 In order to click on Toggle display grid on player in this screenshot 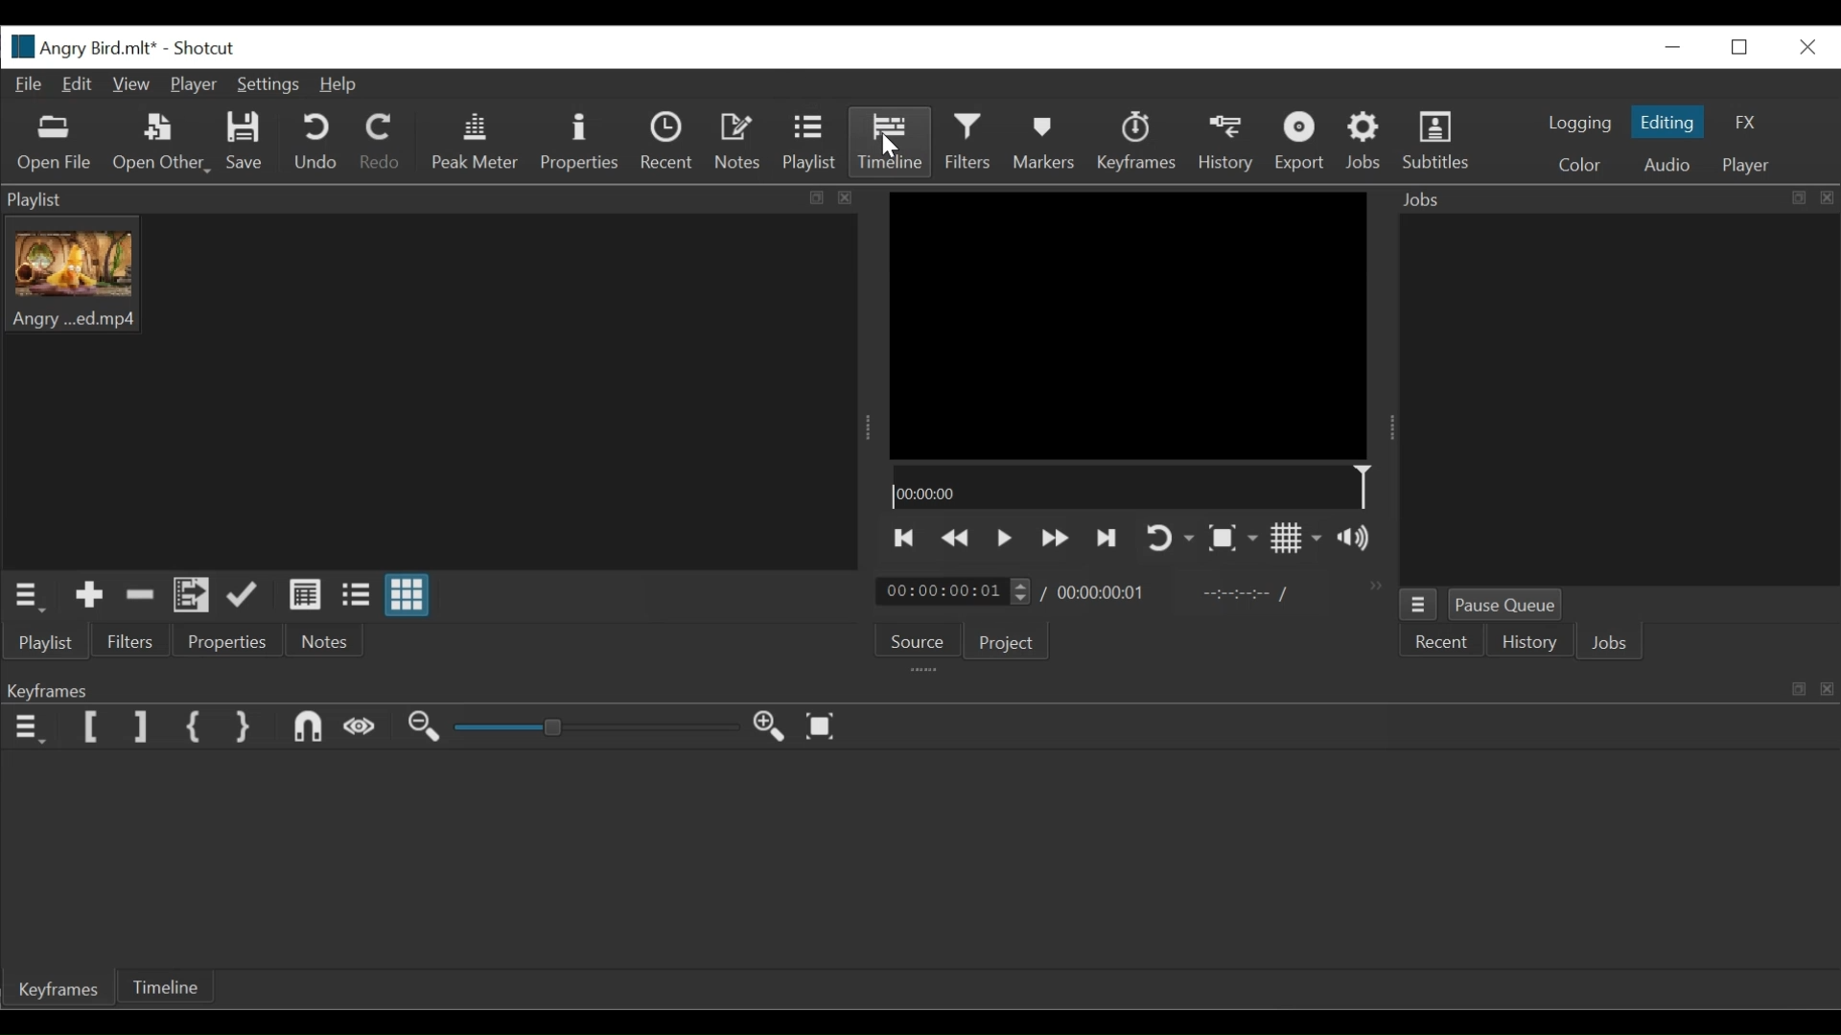, I will do `click(1297, 539)`.